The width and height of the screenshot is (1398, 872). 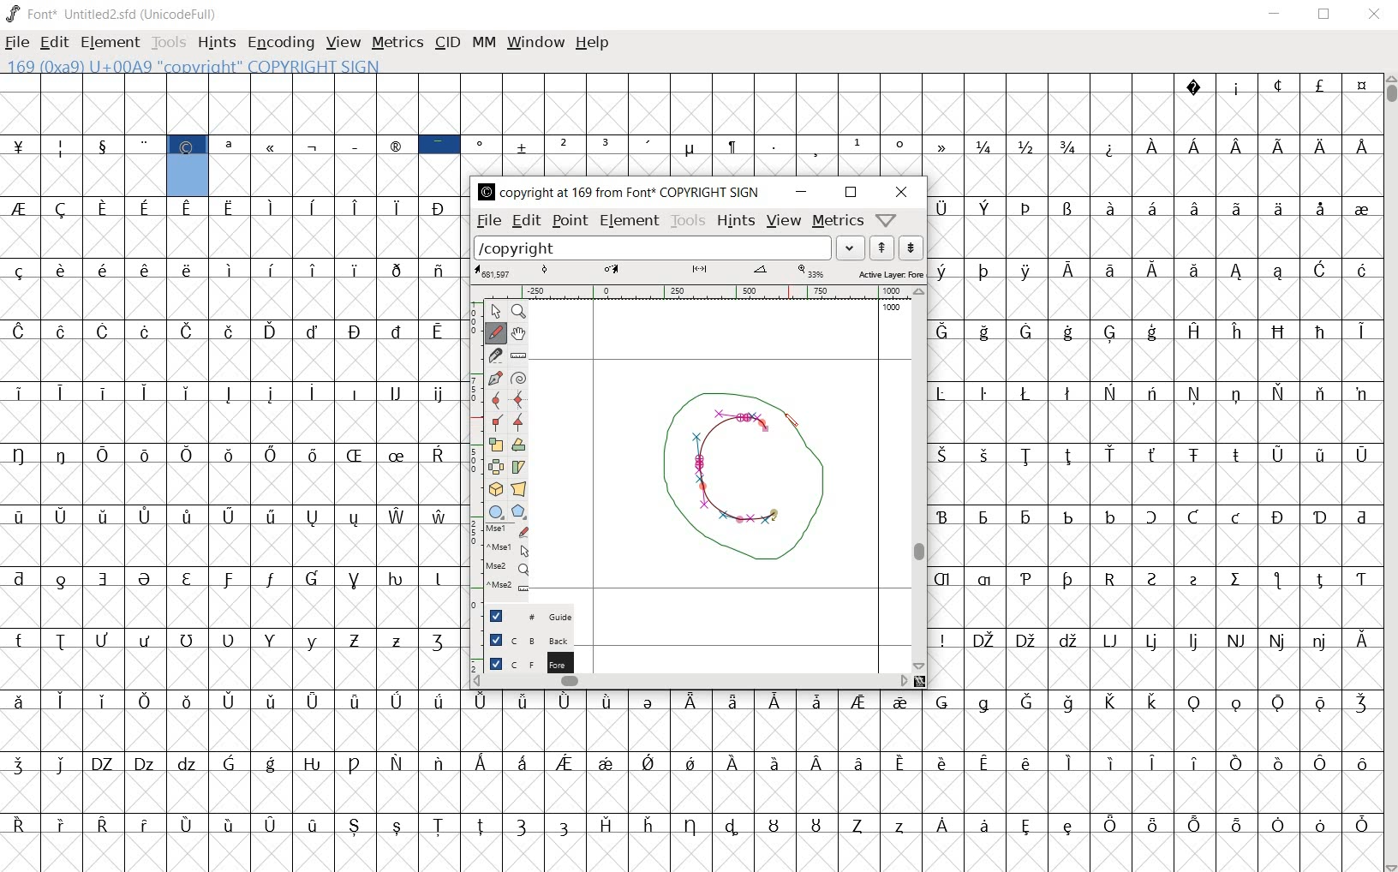 I want to click on show the previous word on the list, so click(x=910, y=248).